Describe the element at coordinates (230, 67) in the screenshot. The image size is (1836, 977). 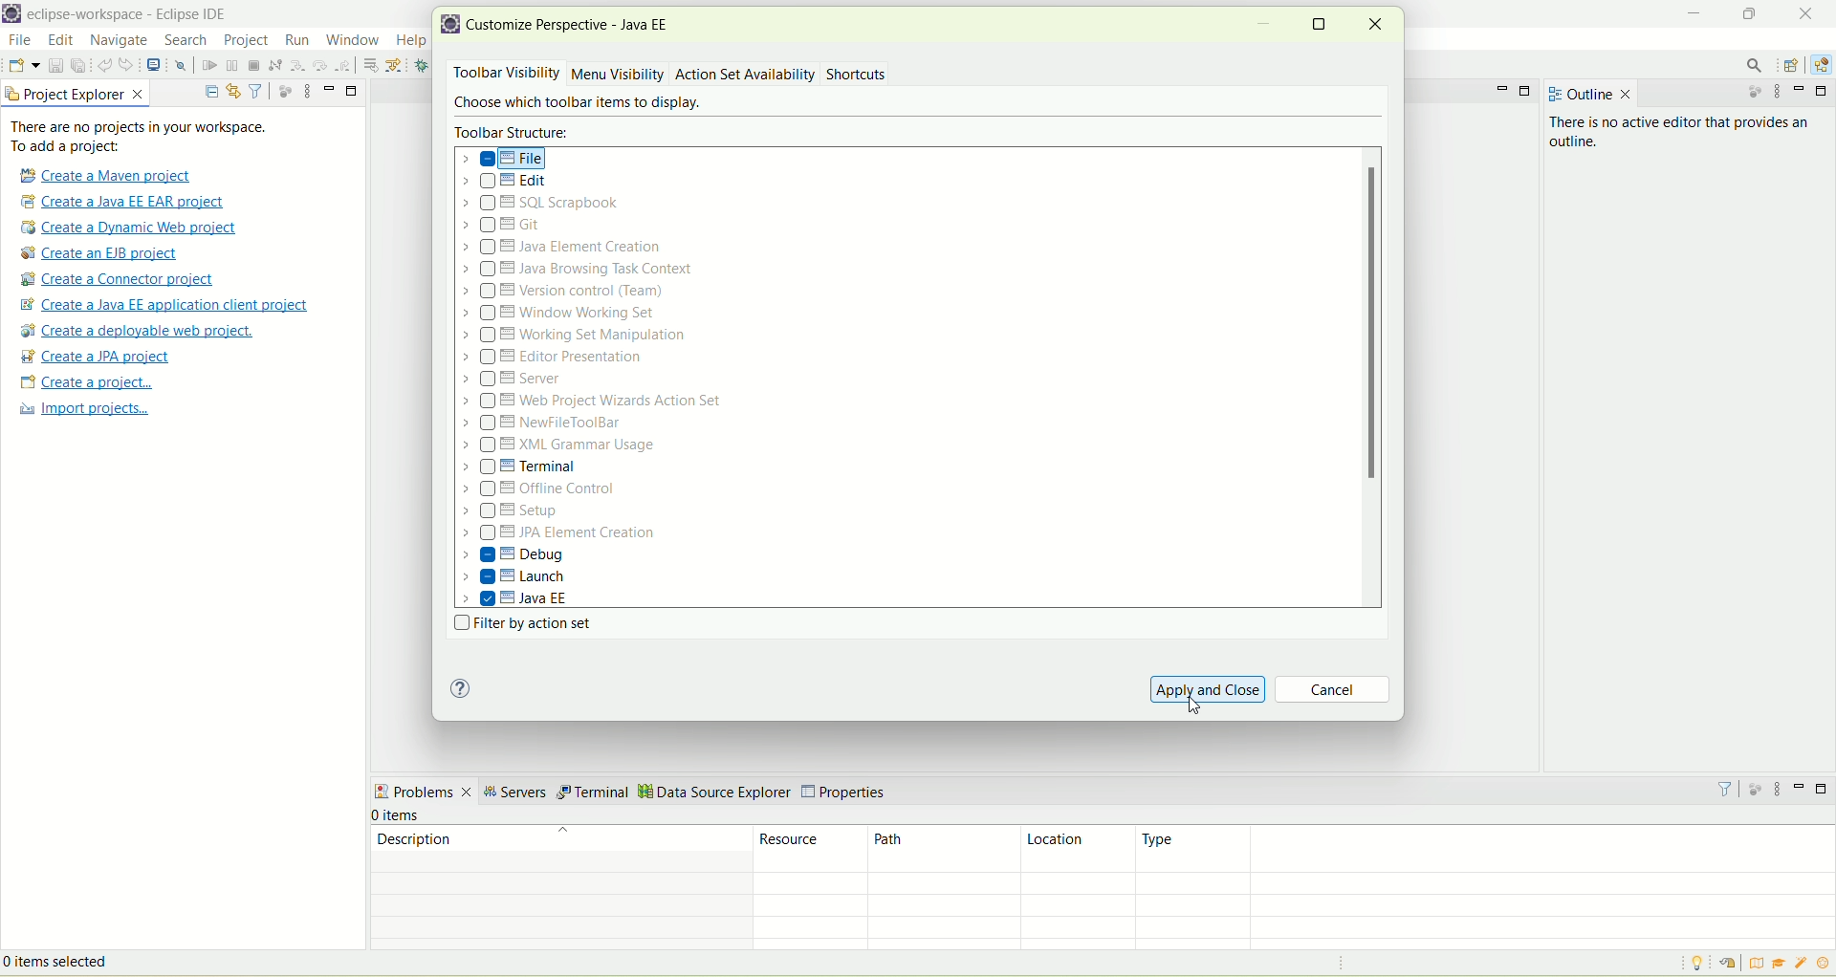
I see `suspend` at that location.